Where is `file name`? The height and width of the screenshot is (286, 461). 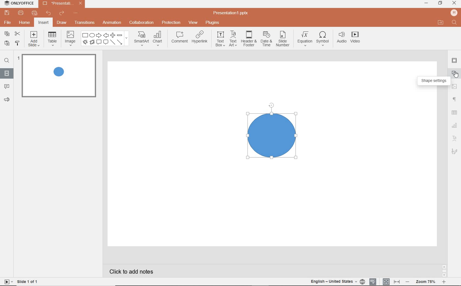 file name is located at coordinates (231, 13).